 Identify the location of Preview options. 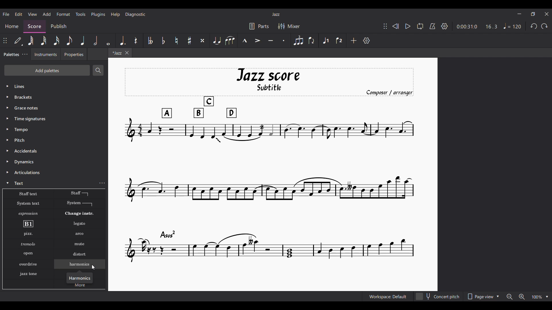
(483, 296).